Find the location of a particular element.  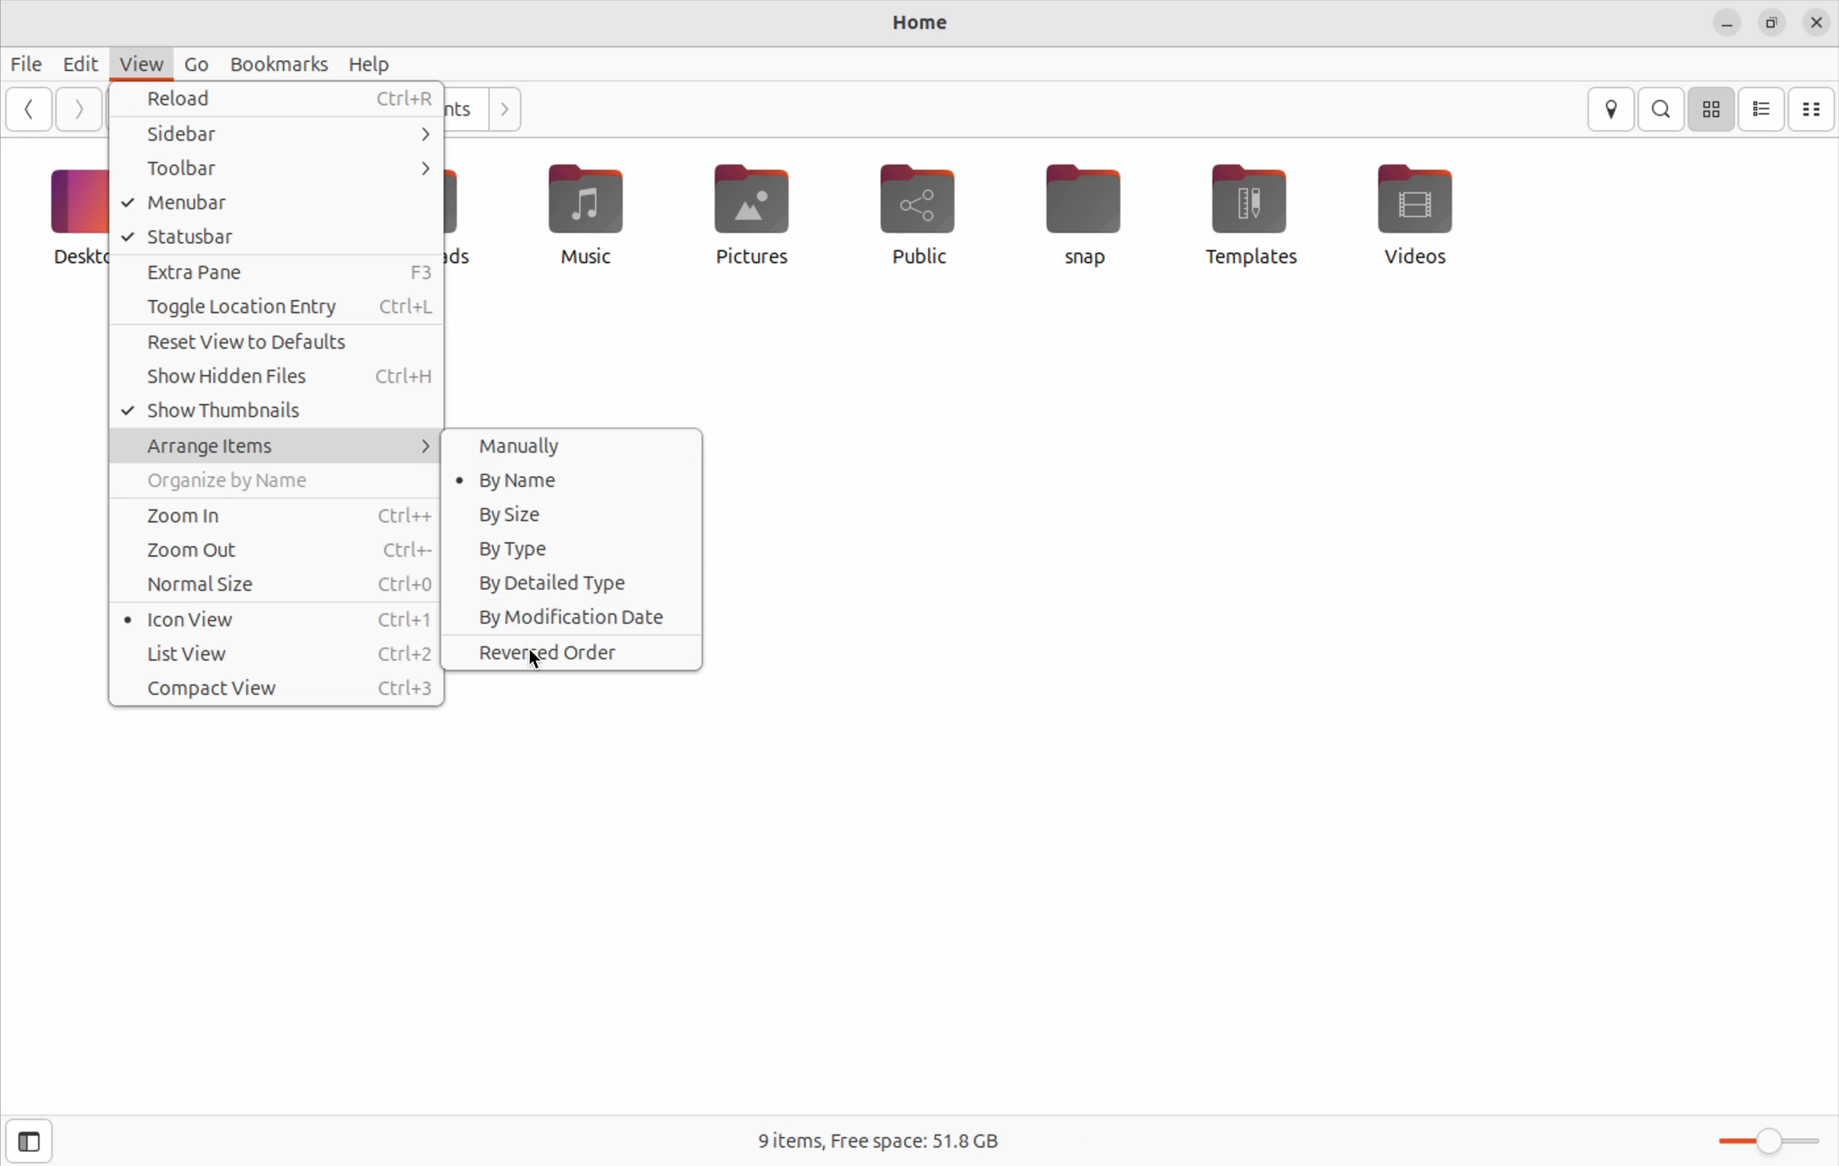

templates is located at coordinates (1244, 215).